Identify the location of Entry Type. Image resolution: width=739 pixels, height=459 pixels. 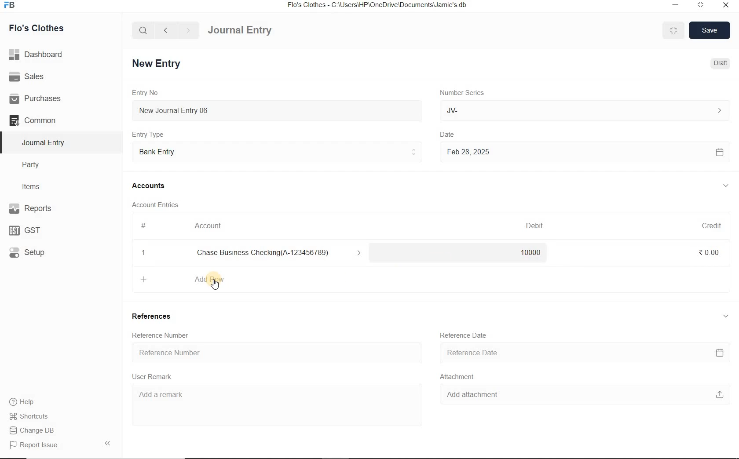
(151, 134).